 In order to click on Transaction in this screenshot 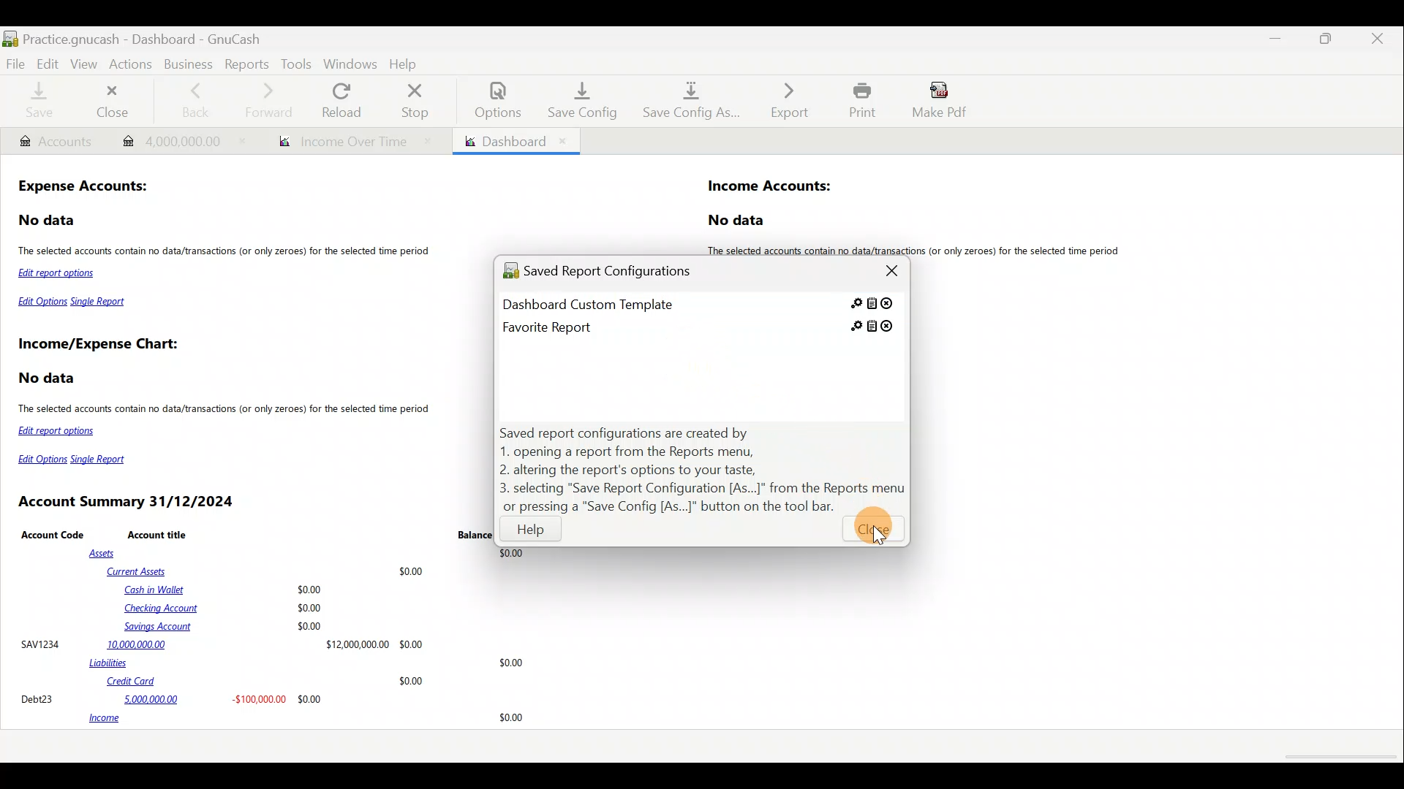, I will do `click(177, 140)`.